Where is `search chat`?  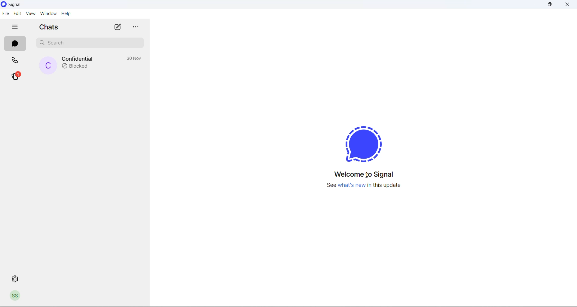 search chat is located at coordinates (87, 44).